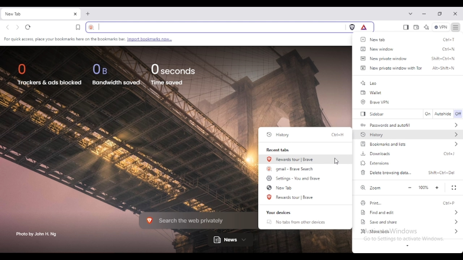 The image size is (463, 260). What do you see at coordinates (371, 203) in the screenshot?
I see `print` at bounding box center [371, 203].